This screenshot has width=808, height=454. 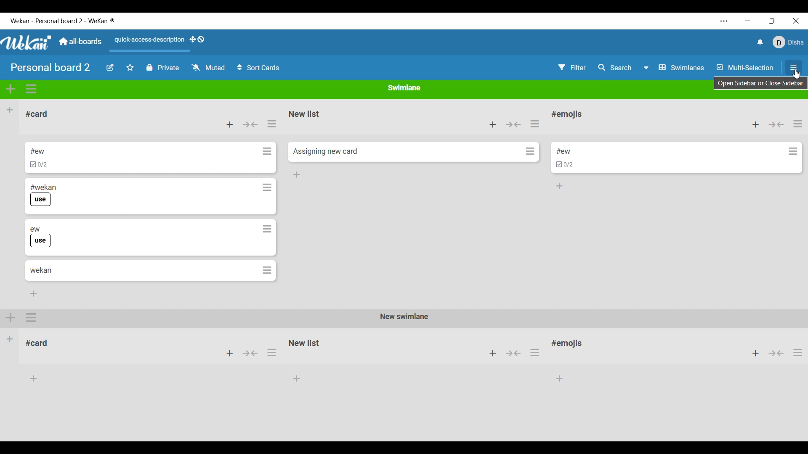 I want to click on Card name and checklist , so click(x=38, y=158).